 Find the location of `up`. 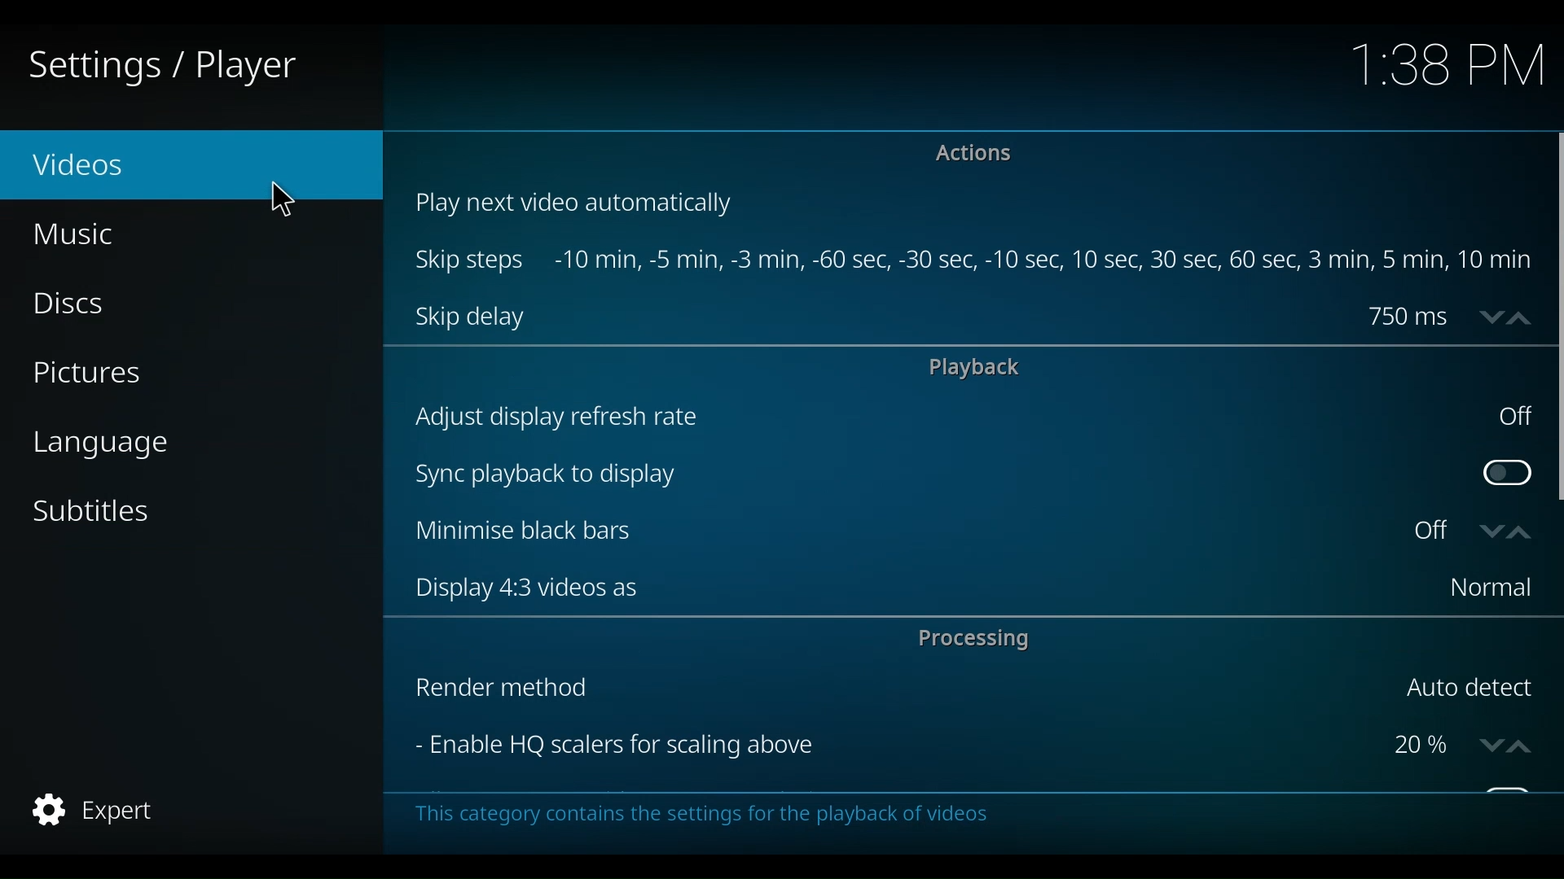

up is located at coordinates (1527, 317).